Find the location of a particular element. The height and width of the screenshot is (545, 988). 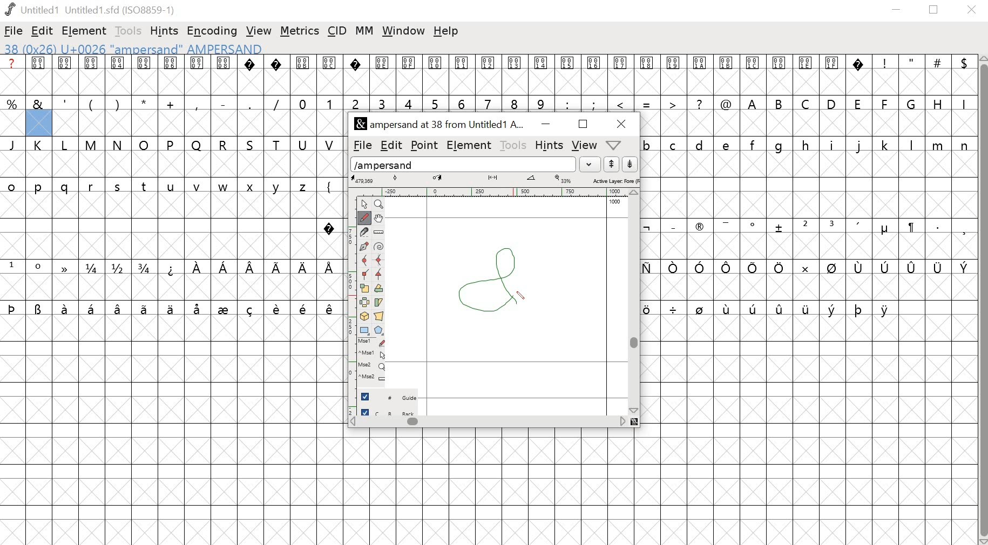

cid is located at coordinates (339, 30).